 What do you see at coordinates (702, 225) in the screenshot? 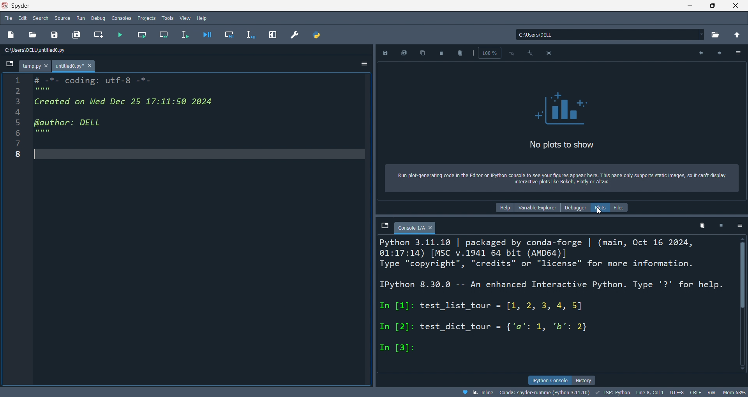
I see `delete ` at bounding box center [702, 225].